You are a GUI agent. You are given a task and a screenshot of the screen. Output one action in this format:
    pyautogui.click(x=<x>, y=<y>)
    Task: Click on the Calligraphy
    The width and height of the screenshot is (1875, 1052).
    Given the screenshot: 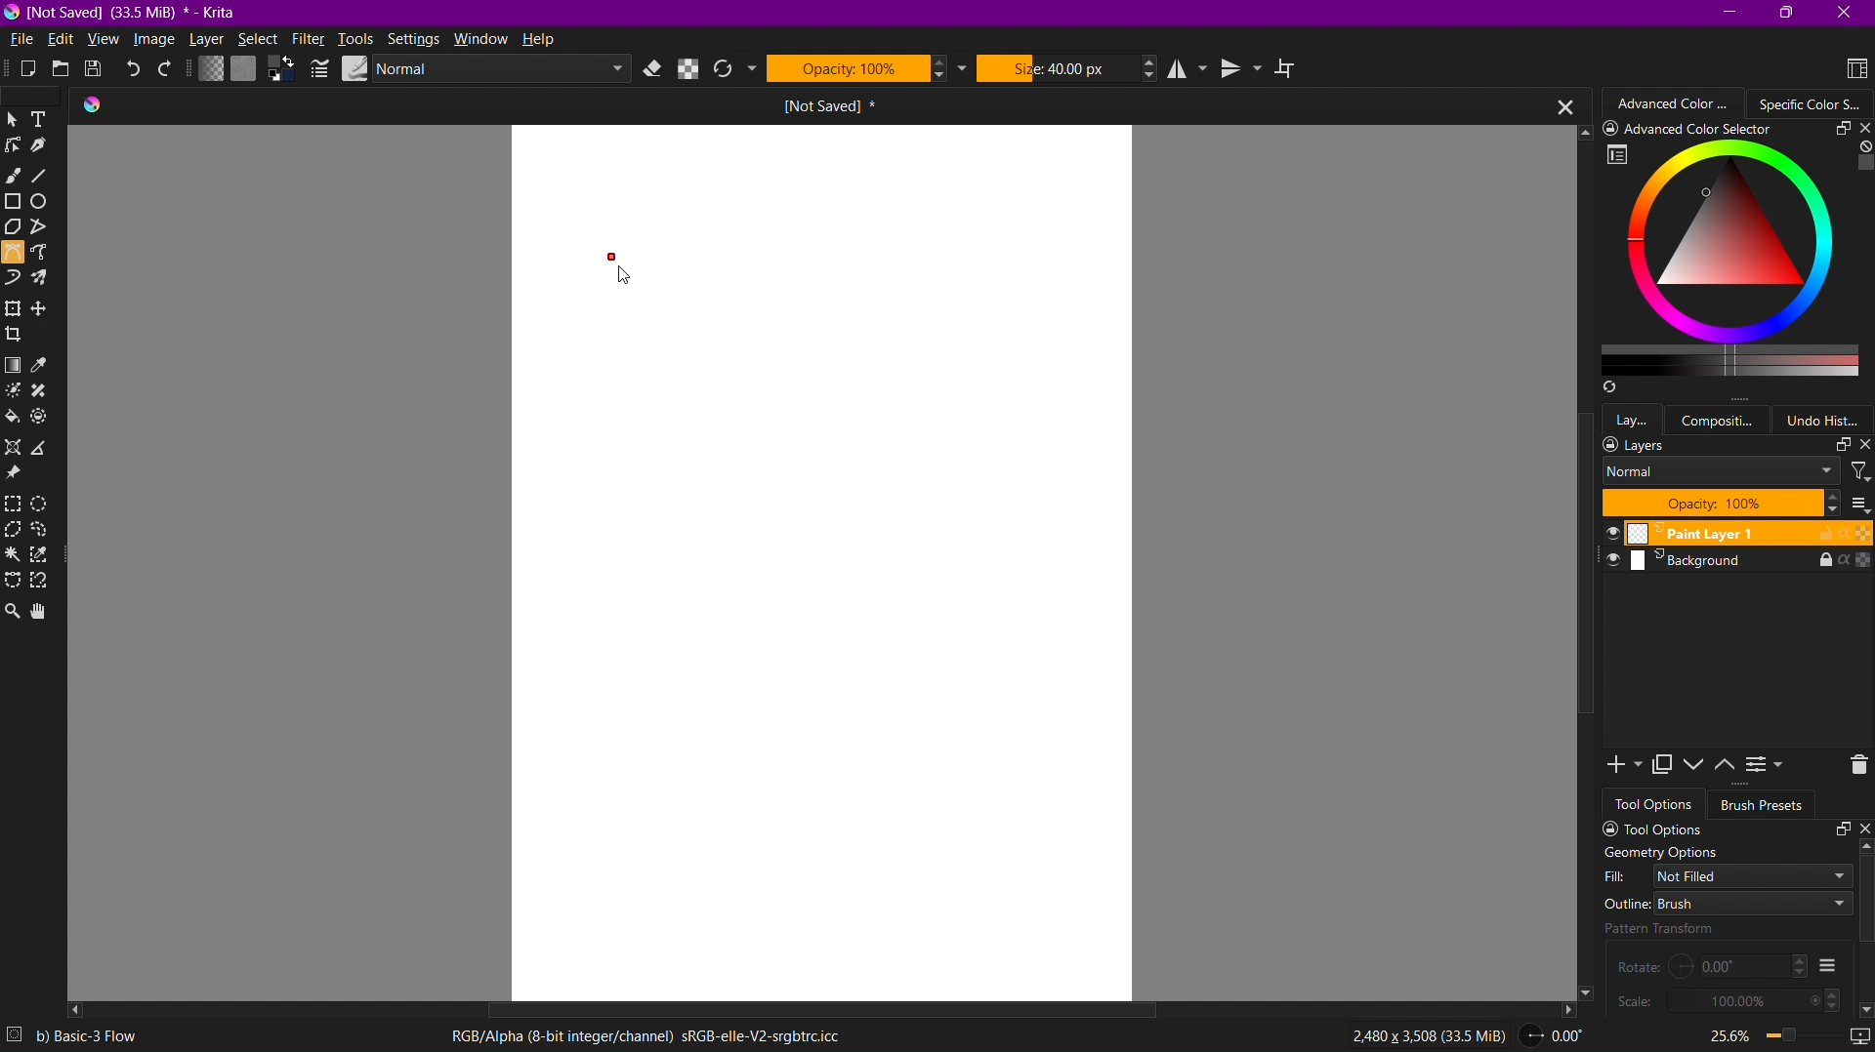 What is the action you would take?
    pyautogui.click(x=50, y=149)
    